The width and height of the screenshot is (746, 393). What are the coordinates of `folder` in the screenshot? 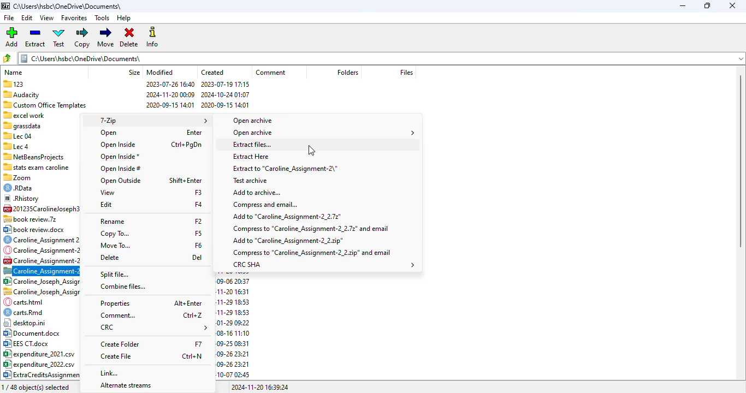 It's located at (380, 58).